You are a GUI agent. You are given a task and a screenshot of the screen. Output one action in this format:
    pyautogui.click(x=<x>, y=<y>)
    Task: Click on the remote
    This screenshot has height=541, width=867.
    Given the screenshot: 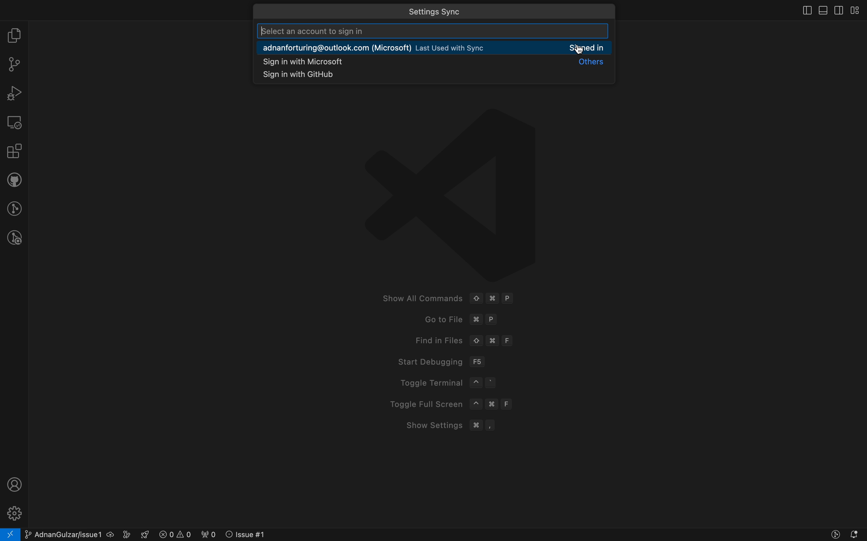 What is the action you would take?
    pyautogui.click(x=15, y=122)
    